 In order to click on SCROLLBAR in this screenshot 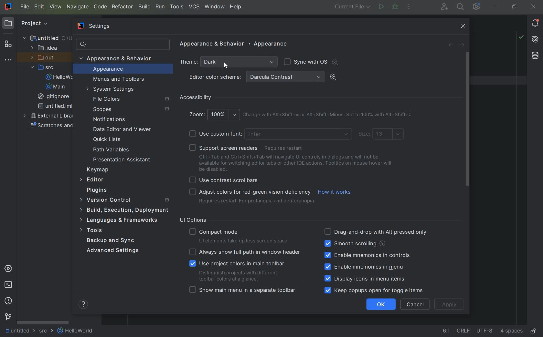, I will do `click(43, 322)`.